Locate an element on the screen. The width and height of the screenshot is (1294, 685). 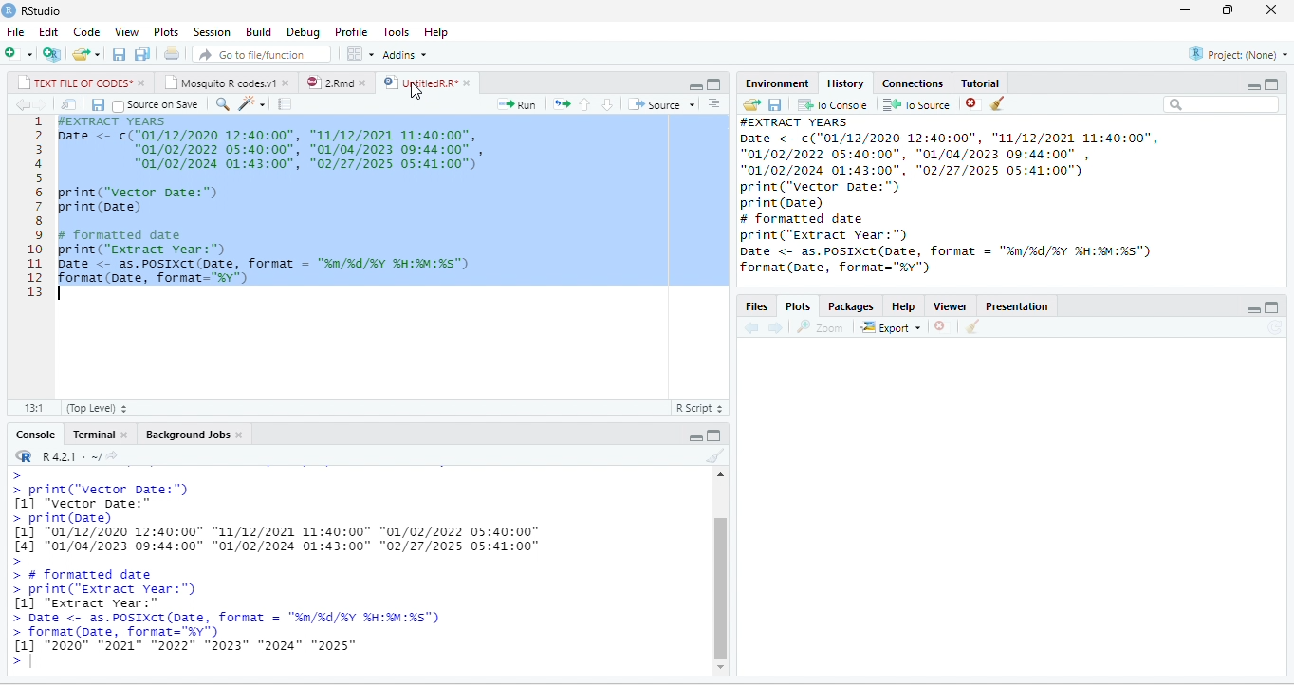
minimize is located at coordinates (1186, 10).